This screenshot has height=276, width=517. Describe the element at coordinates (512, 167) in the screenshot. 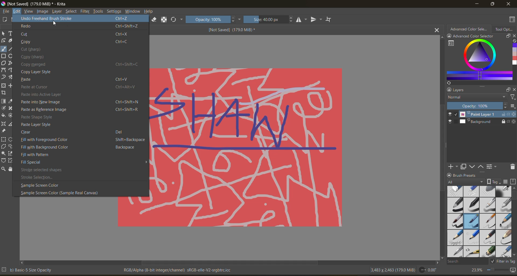

I see `delete mask` at that location.